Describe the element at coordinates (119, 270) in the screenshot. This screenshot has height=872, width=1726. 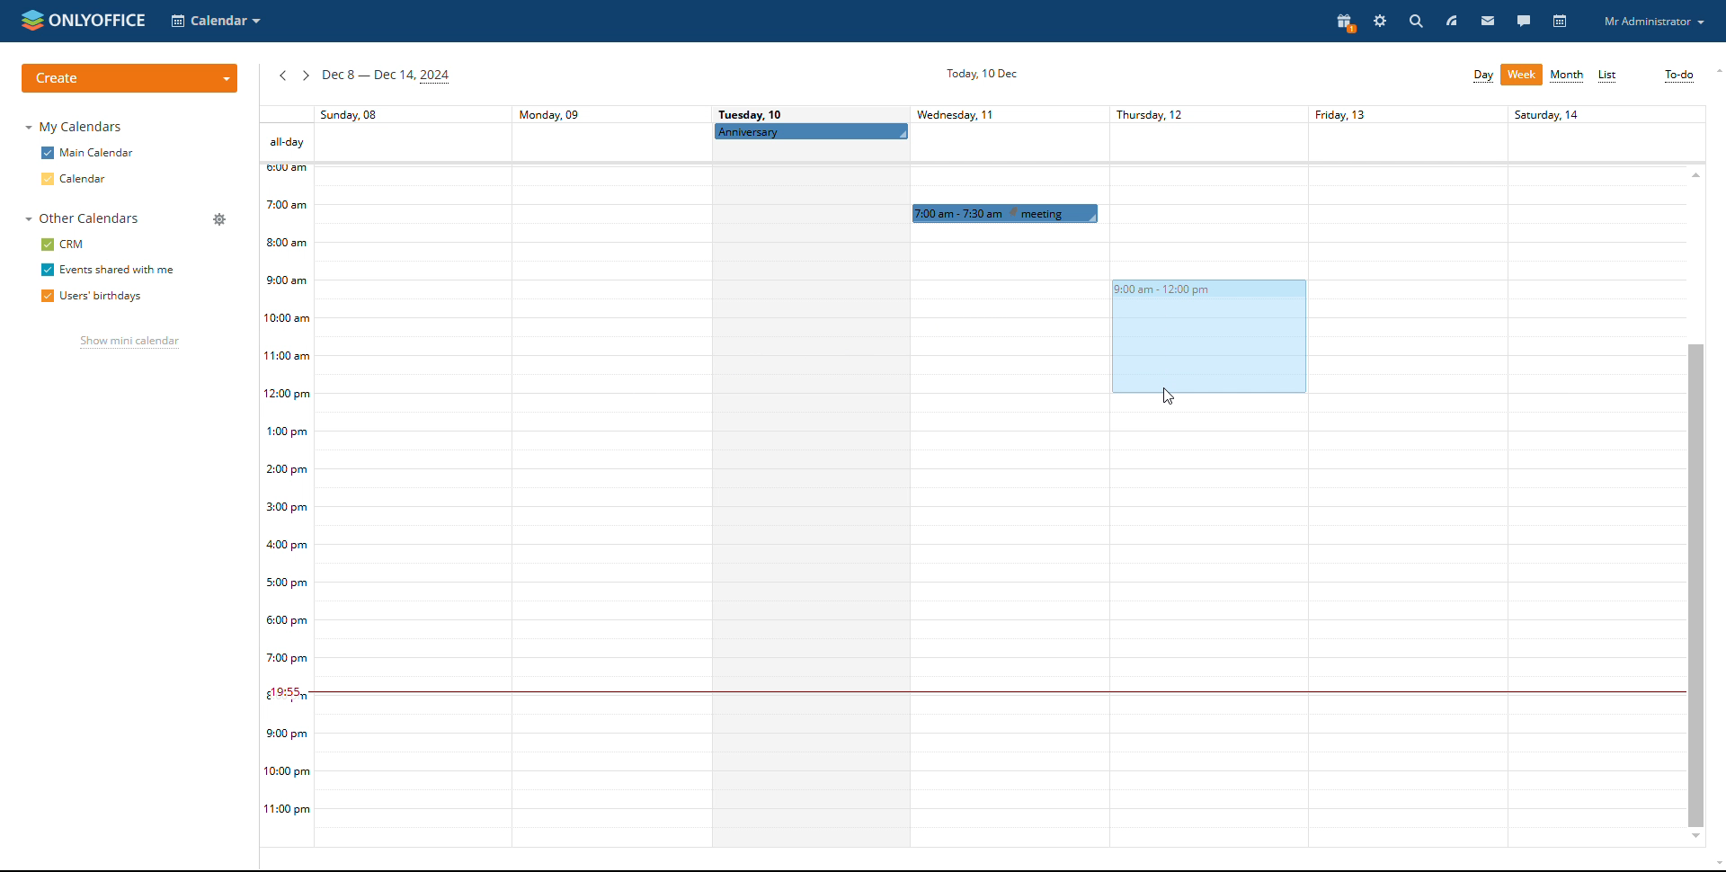
I see `events shared with me` at that location.